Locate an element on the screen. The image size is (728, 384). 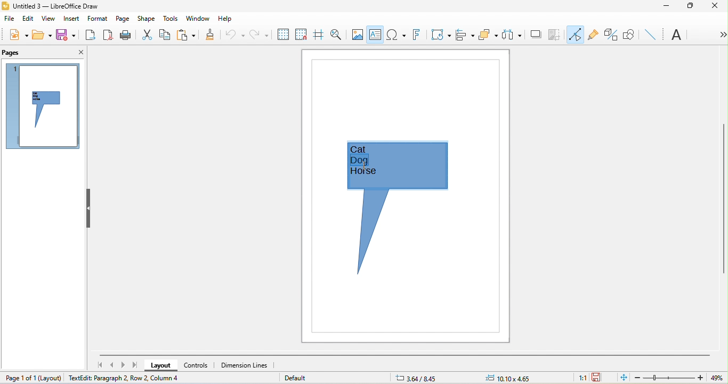
hide is located at coordinates (87, 208).